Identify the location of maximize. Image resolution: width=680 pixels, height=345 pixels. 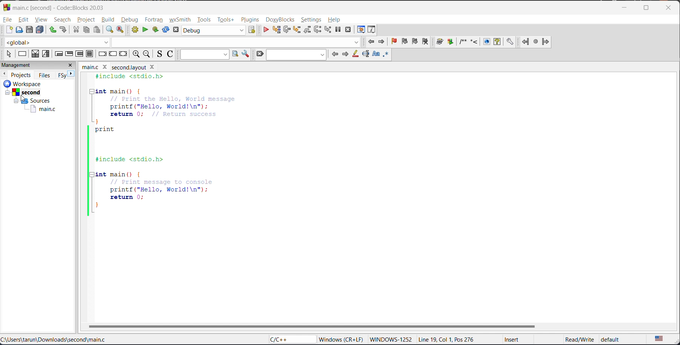
(646, 8).